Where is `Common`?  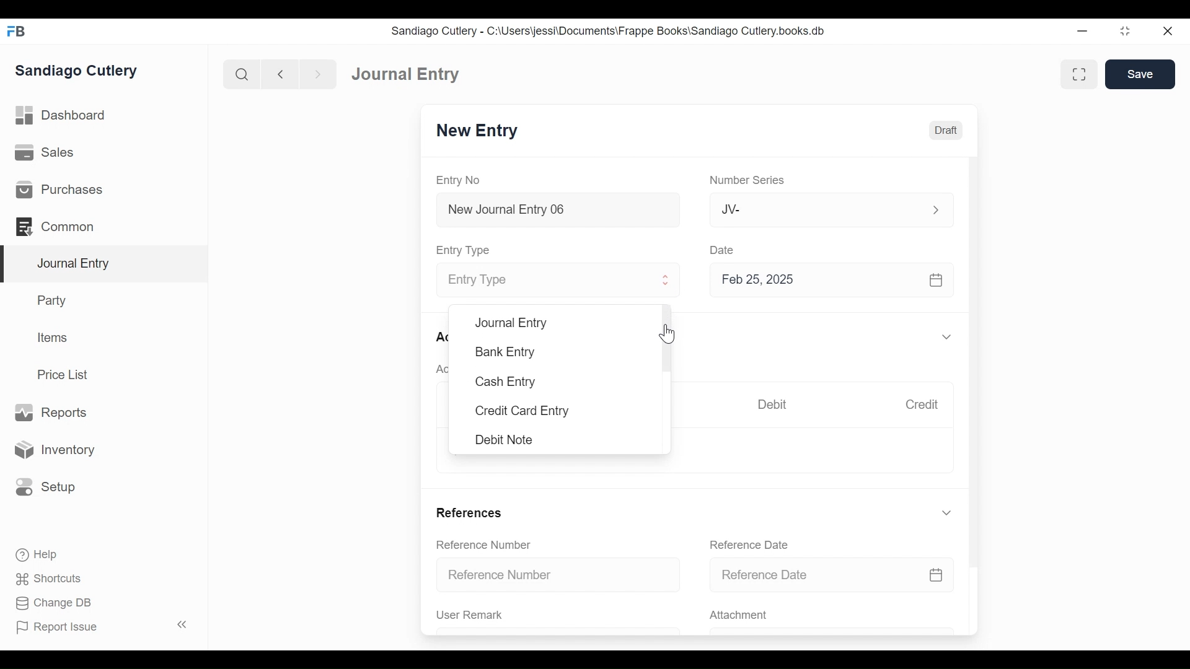
Common is located at coordinates (61, 227).